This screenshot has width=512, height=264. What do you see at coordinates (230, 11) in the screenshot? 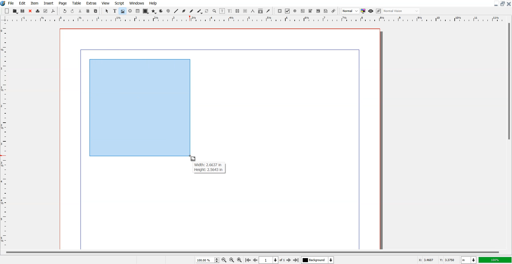
I see `Edit Text` at bounding box center [230, 11].